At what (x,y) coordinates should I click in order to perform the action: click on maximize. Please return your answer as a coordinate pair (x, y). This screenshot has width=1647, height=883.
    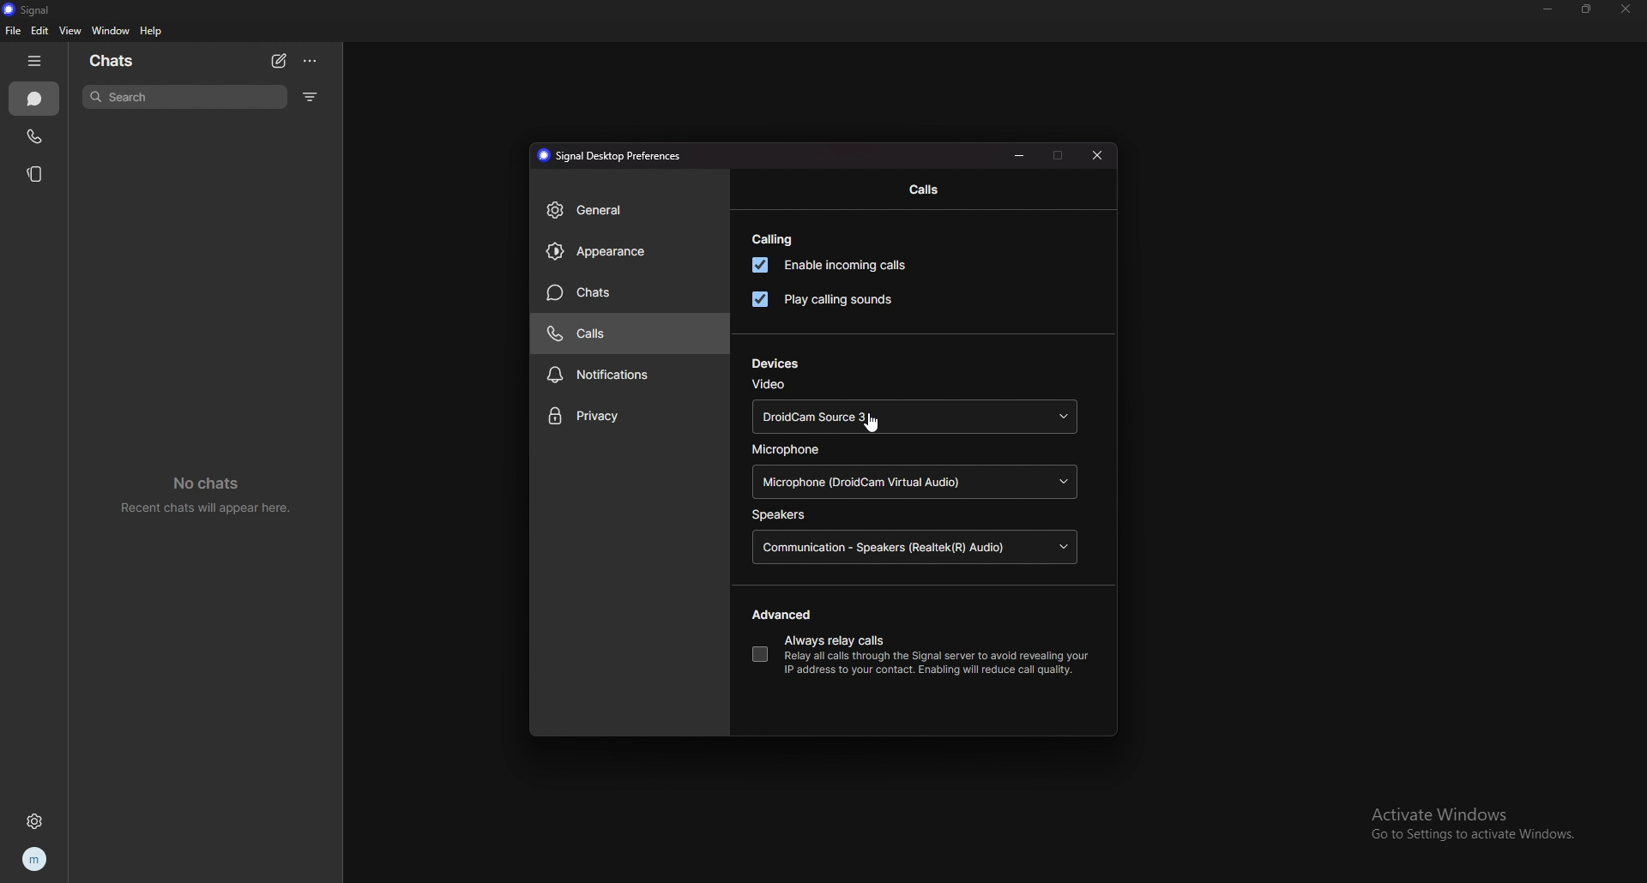
    Looking at the image, I should click on (1059, 154).